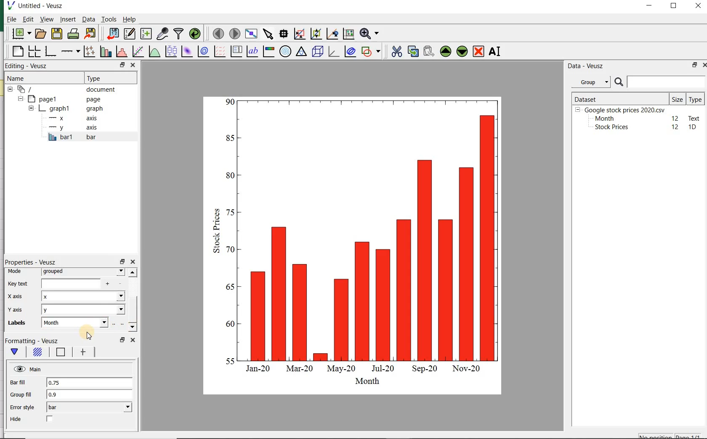 Image resolution: width=707 pixels, height=439 pixels. What do you see at coordinates (462, 51) in the screenshot?
I see `move the selected widget down` at bounding box center [462, 51].